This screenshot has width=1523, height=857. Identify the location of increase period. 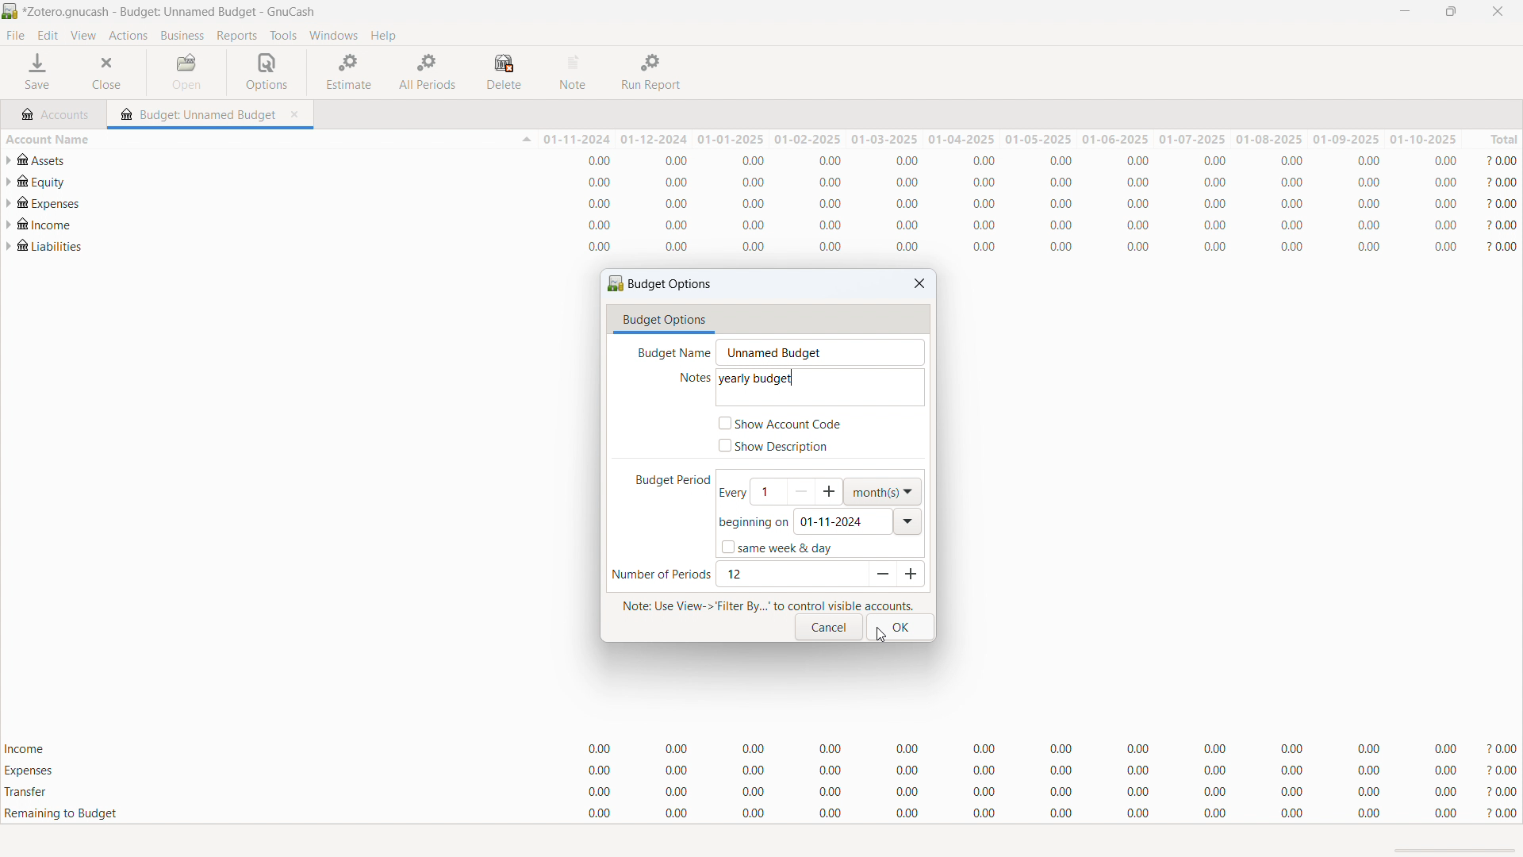
(909, 574).